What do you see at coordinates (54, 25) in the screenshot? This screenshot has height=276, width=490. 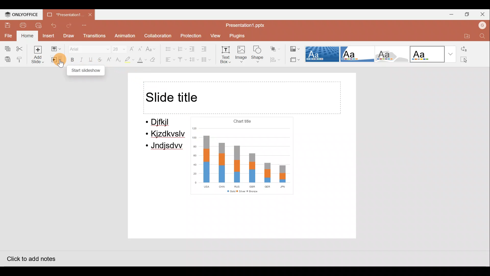 I see `Undo` at bounding box center [54, 25].